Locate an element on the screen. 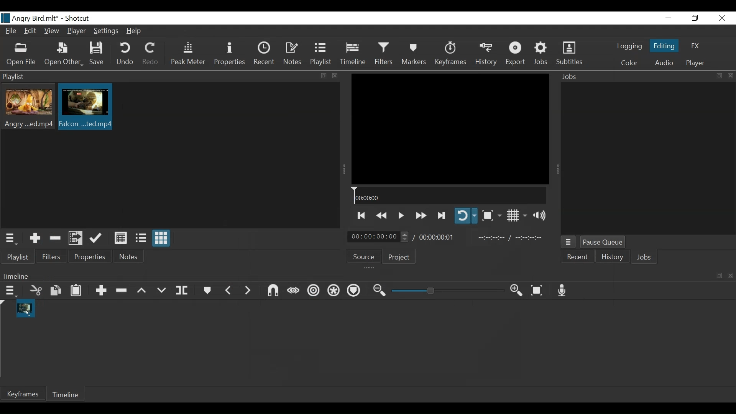  Zoom slider is located at coordinates (449, 291).